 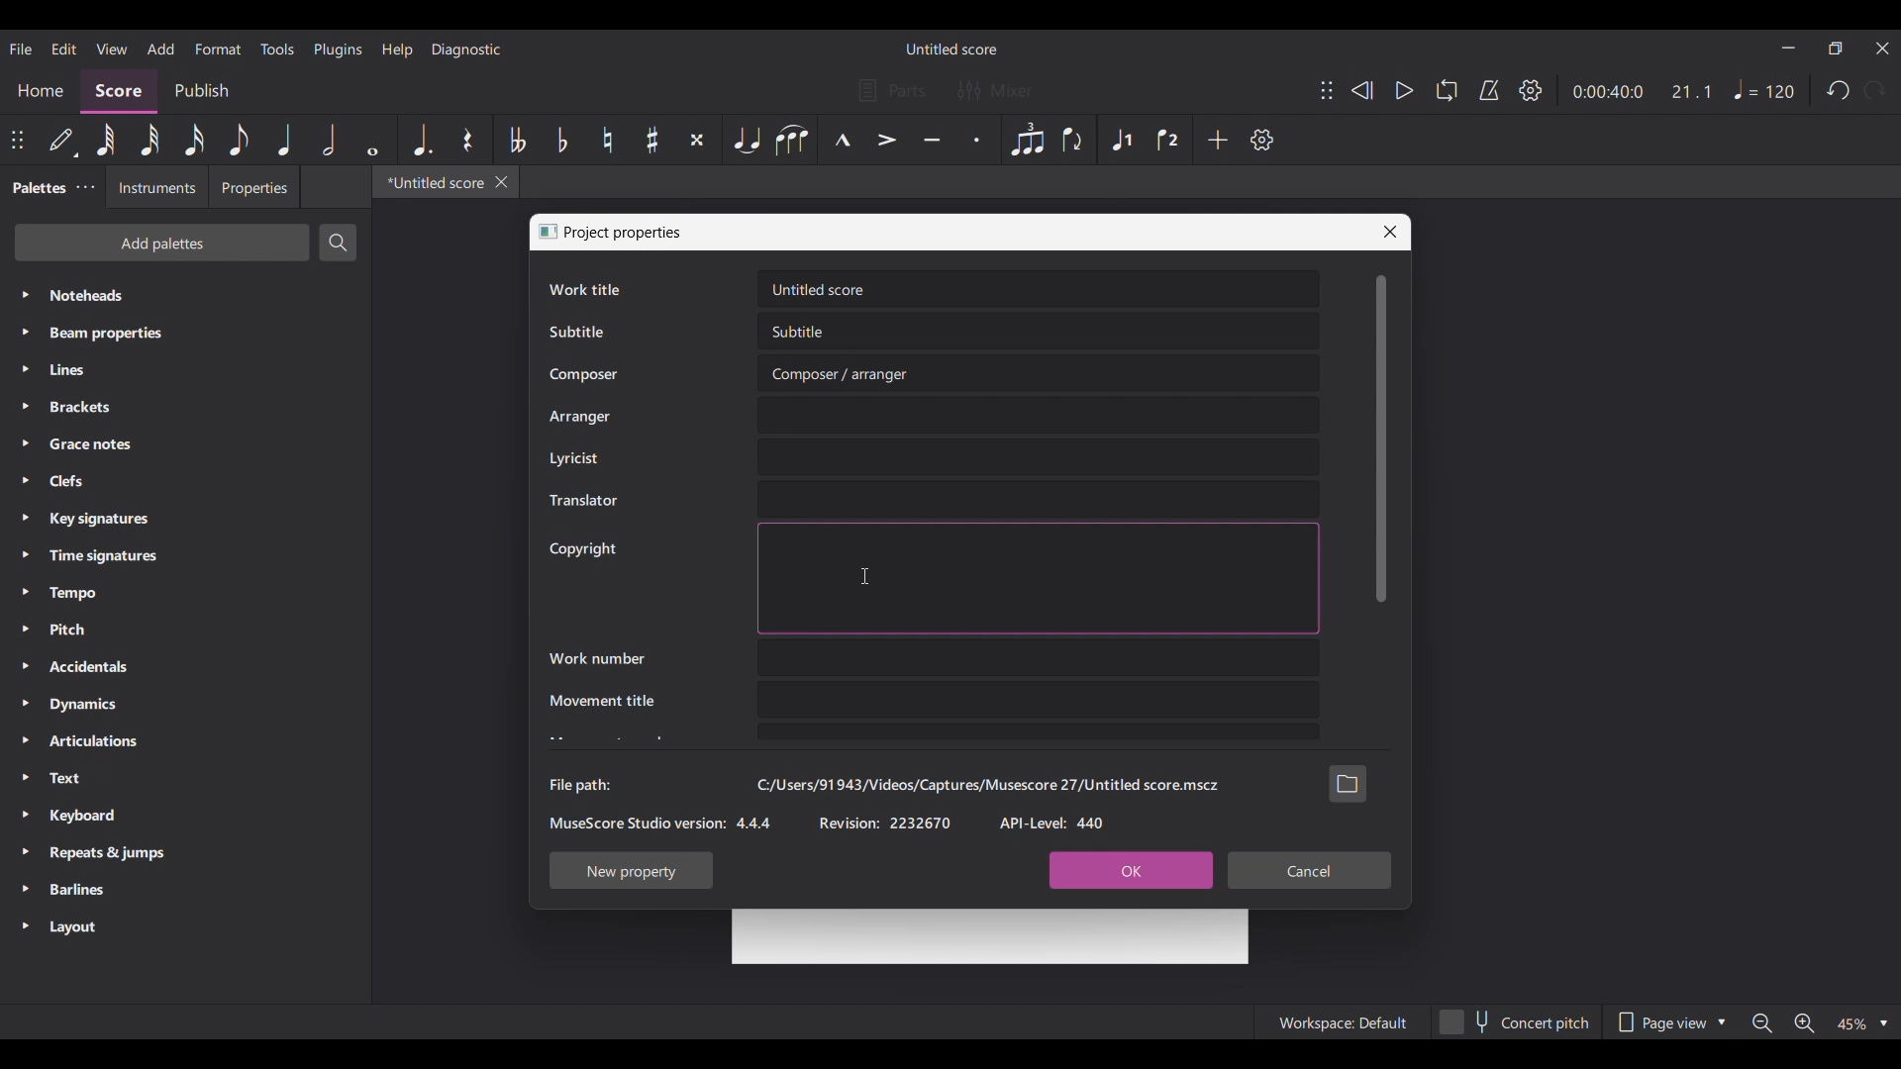 I want to click on Accidentals, so click(x=186, y=666).